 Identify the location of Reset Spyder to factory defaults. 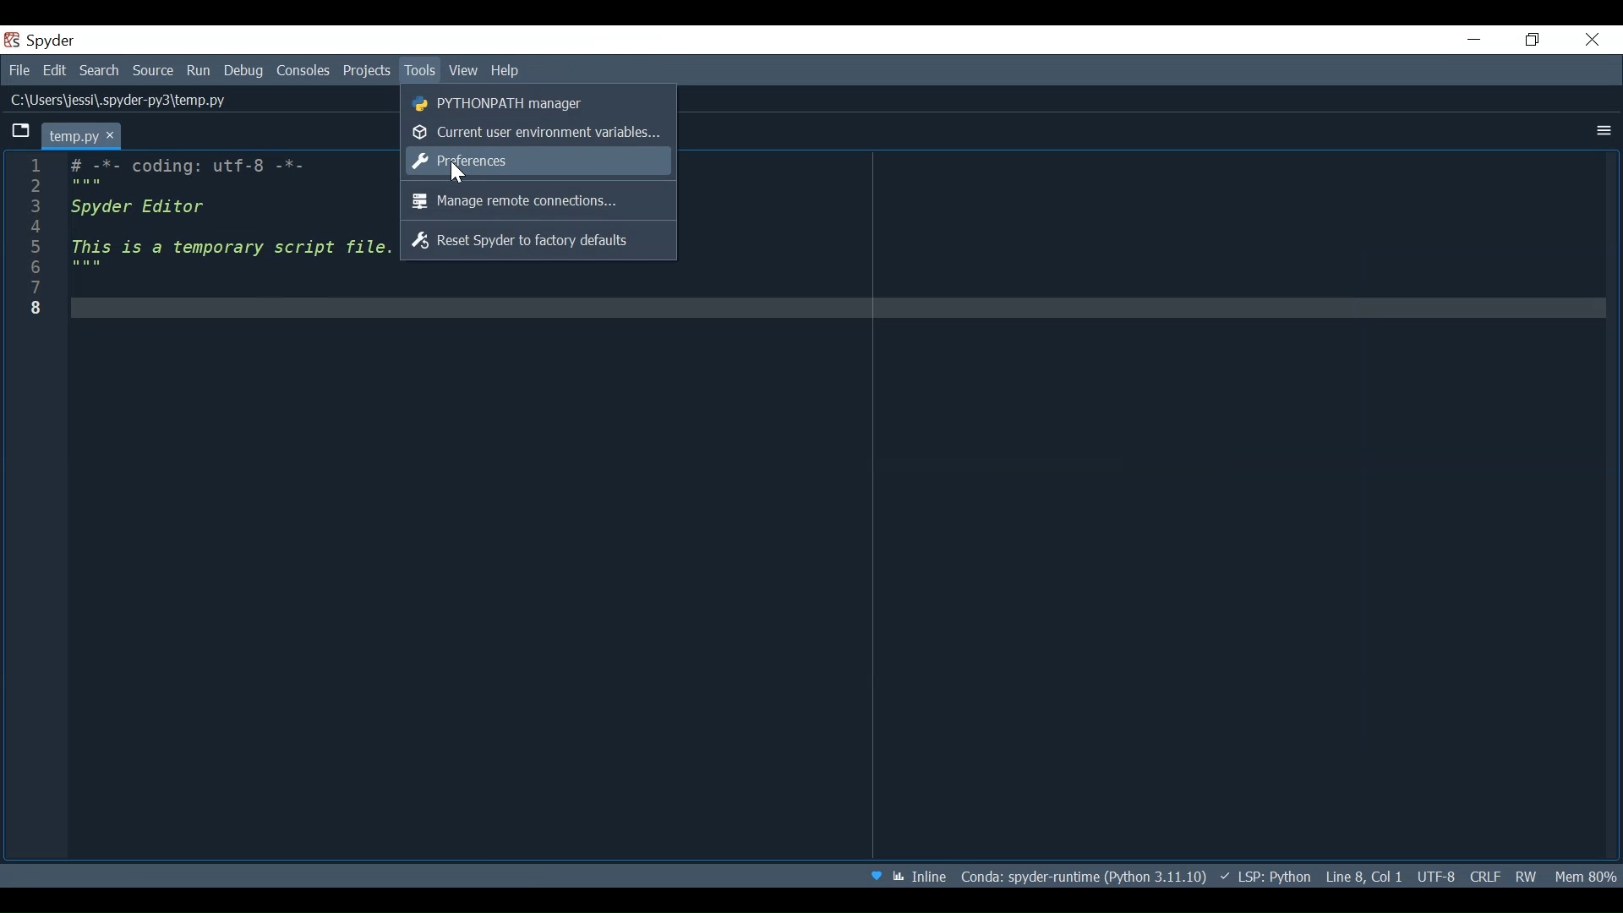
(529, 239).